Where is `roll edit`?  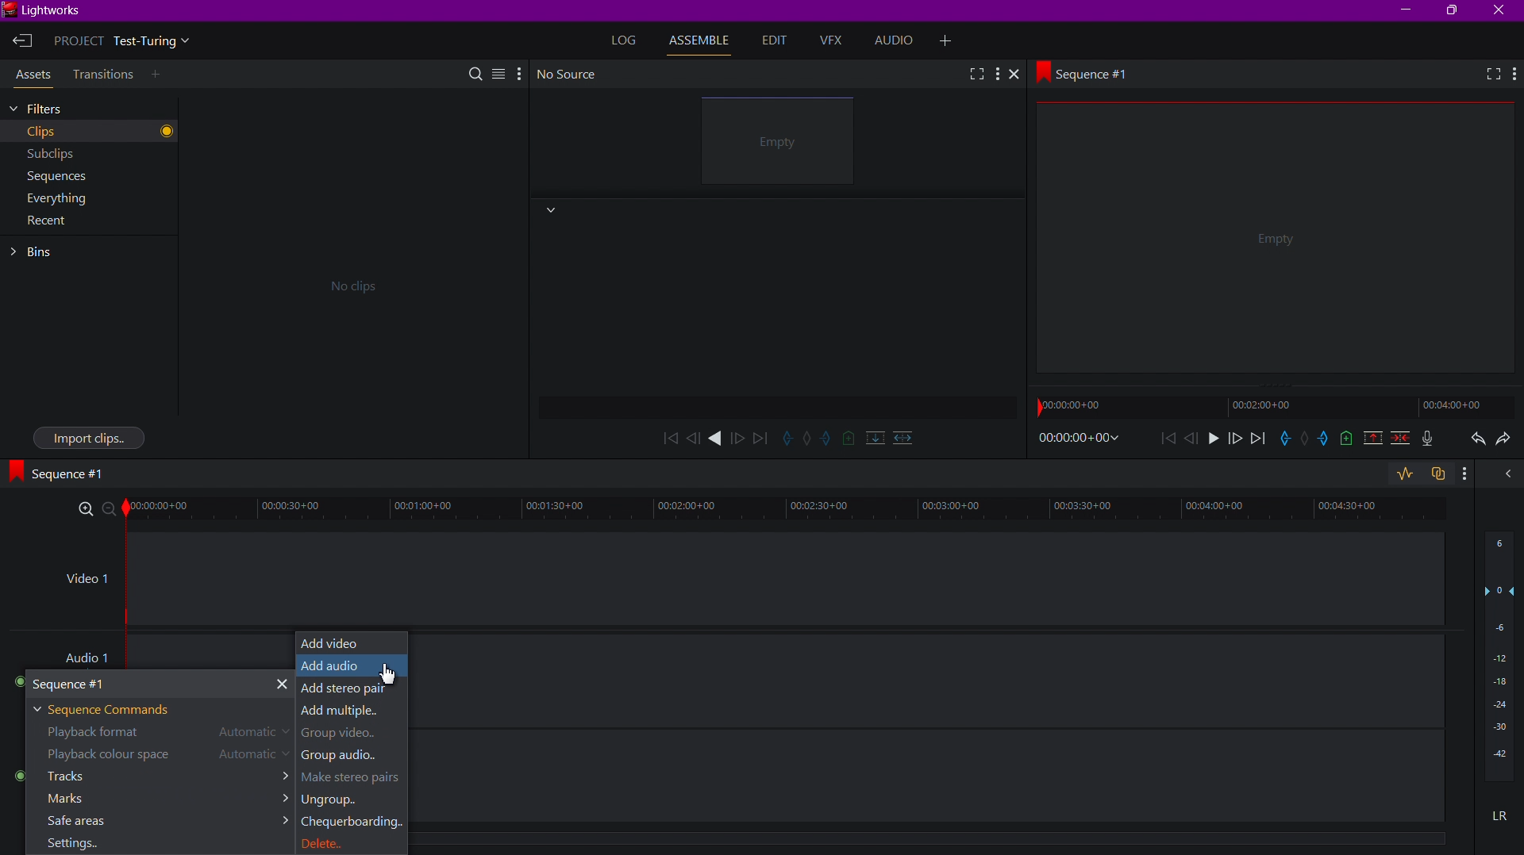 roll edit is located at coordinates (808, 439).